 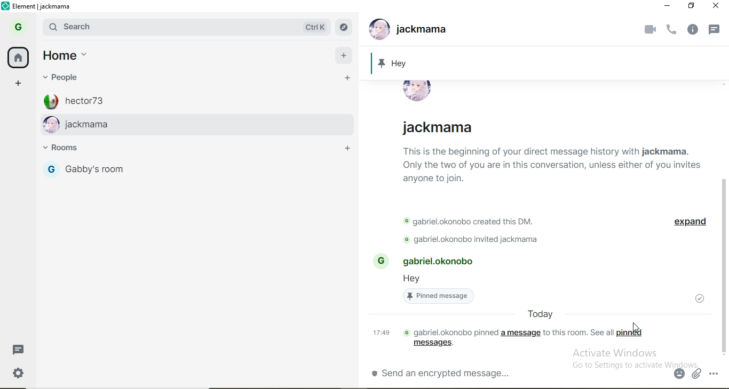 What do you see at coordinates (5, 7) in the screenshot?
I see `logo` at bounding box center [5, 7].